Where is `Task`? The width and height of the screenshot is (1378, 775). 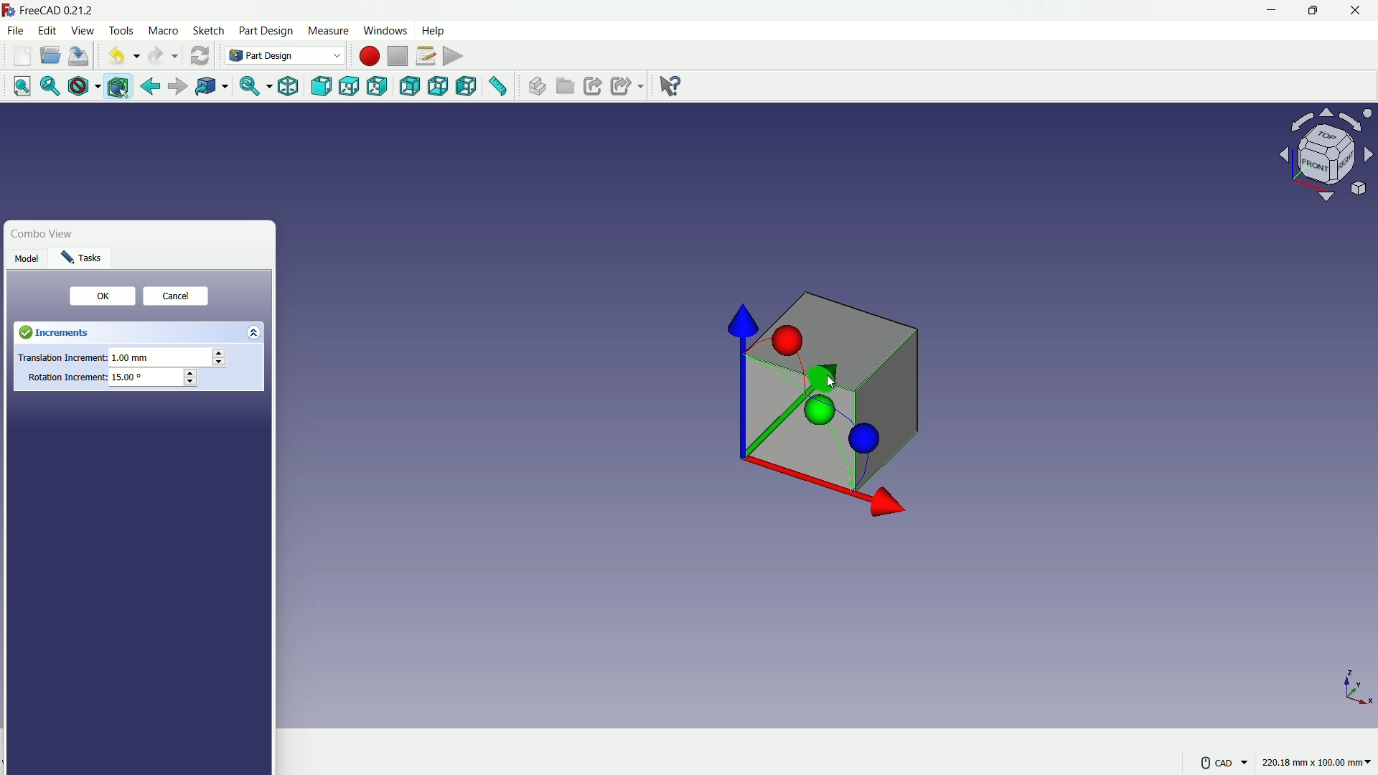
Task is located at coordinates (81, 257).